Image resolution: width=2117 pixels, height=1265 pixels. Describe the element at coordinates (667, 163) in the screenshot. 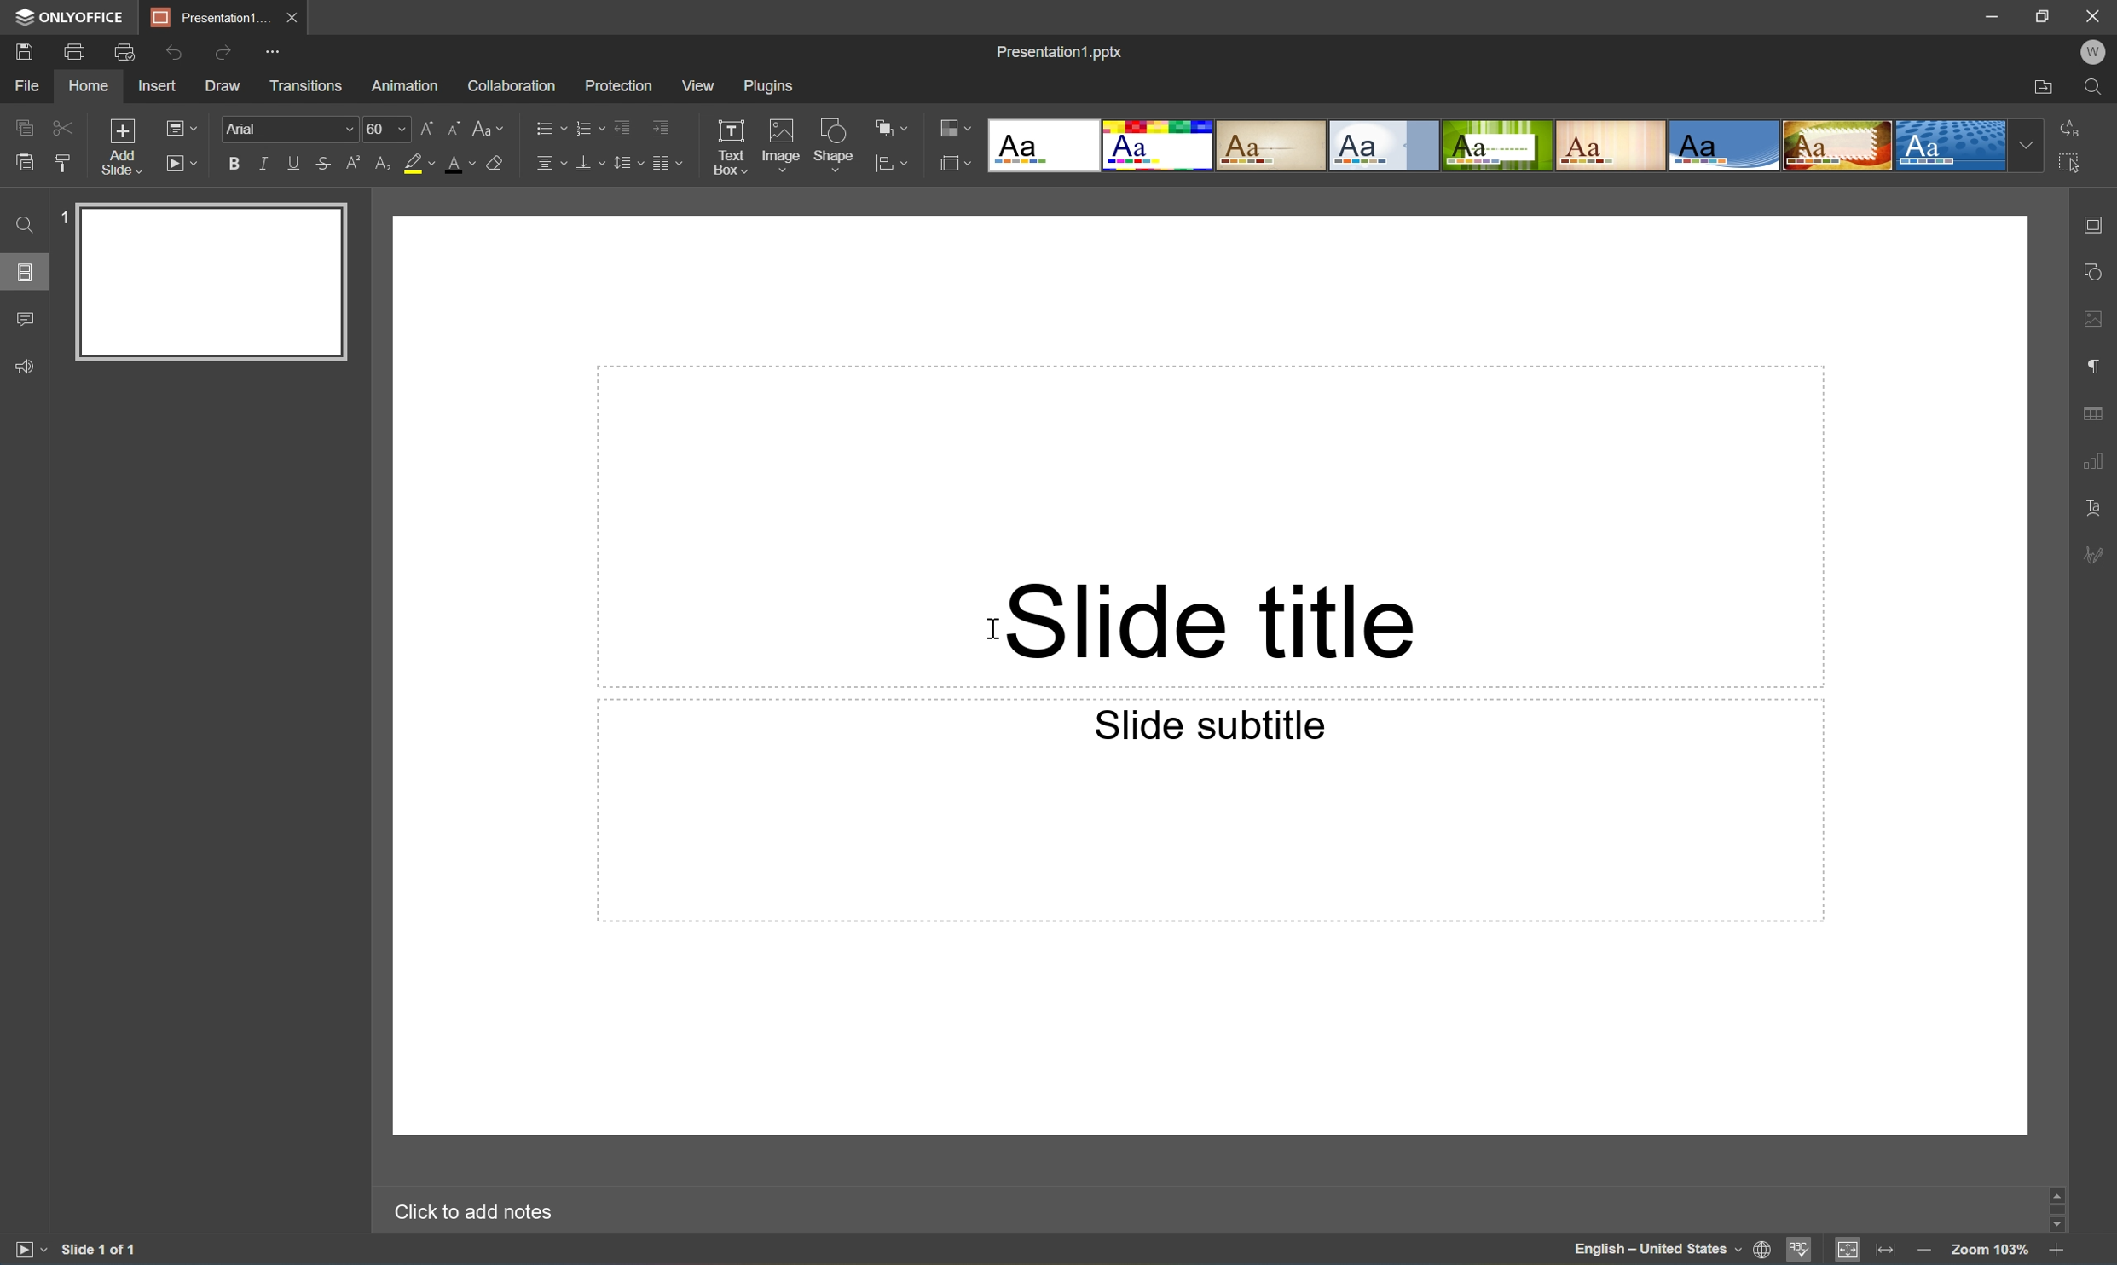

I see `Insert columns` at that location.